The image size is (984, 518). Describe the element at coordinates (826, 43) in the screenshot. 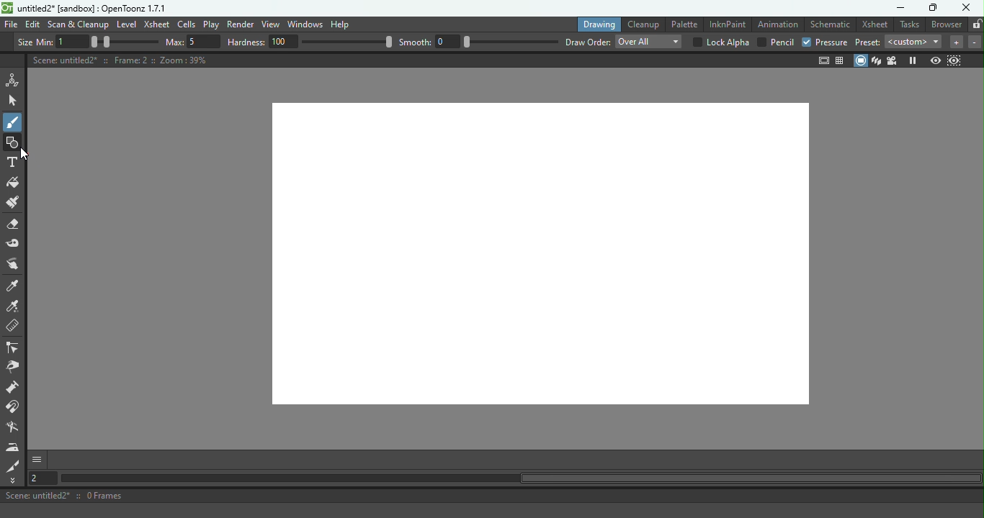

I see `Pressure` at that location.